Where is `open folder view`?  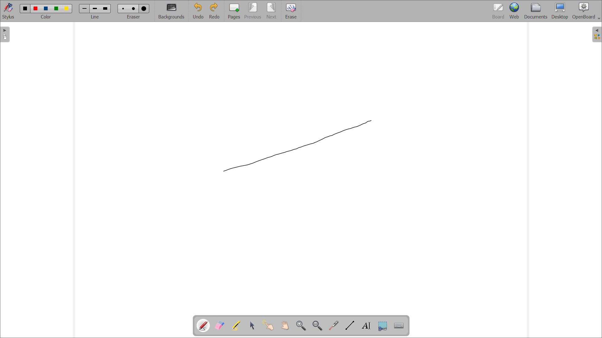
open folder view is located at coordinates (597, 34).